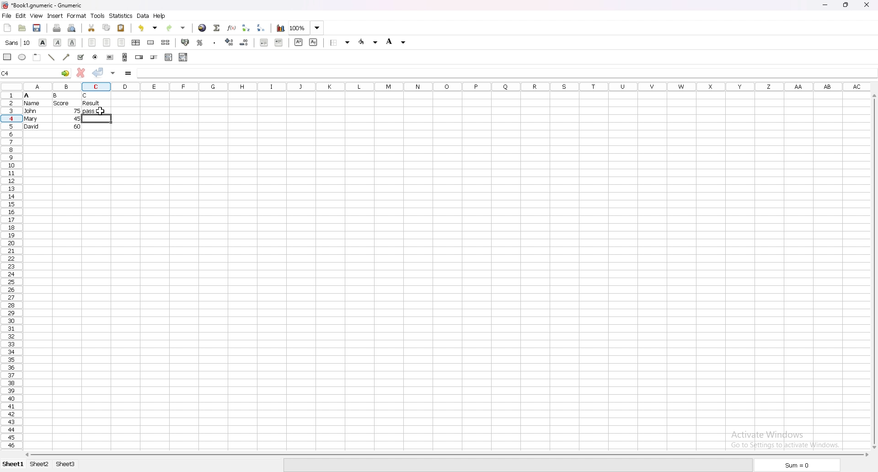 Image resolution: width=878 pixels, height=472 pixels. What do you see at coordinates (31, 119) in the screenshot?
I see `mary` at bounding box center [31, 119].